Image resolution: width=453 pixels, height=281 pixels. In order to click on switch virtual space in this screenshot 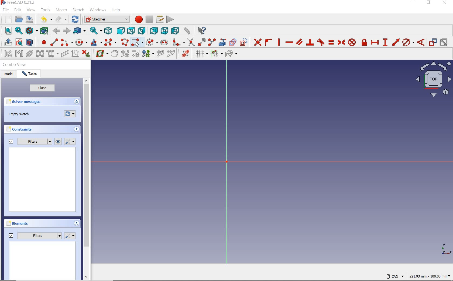, I will do `click(186, 54)`.